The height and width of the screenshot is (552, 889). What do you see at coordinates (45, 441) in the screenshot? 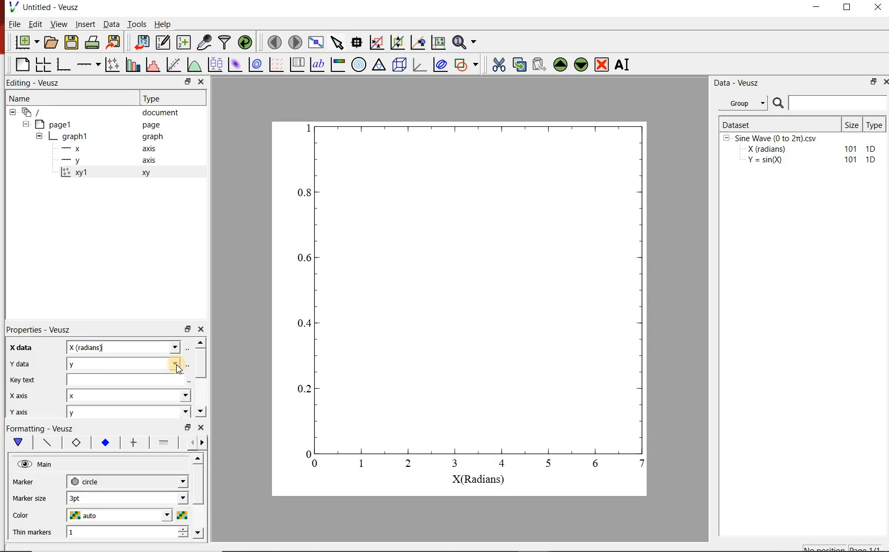
I see `options` at bounding box center [45, 441].